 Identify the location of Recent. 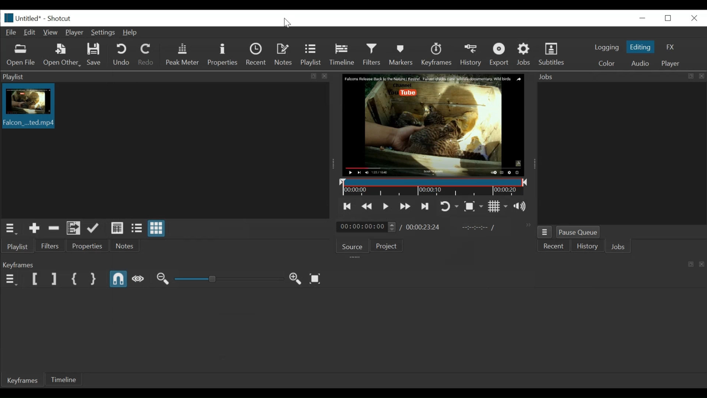
(257, 55).